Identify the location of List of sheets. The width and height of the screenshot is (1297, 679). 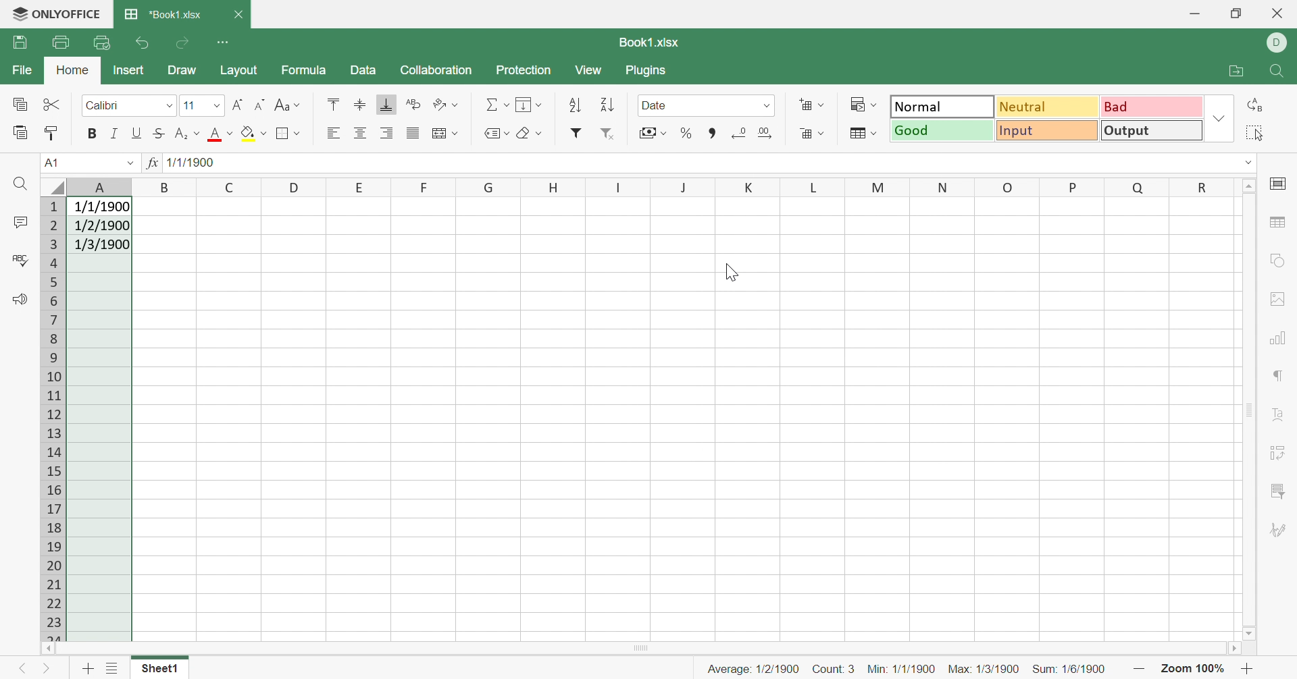
(111, 670).